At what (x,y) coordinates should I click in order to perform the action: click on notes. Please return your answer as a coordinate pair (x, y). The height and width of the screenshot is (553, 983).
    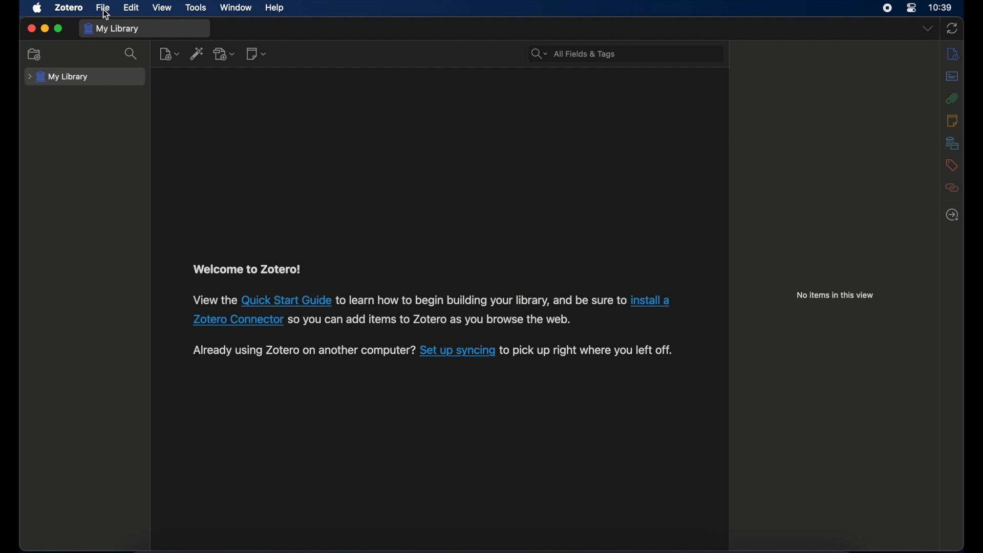
    Looking at the image, I should click on (952, 120).